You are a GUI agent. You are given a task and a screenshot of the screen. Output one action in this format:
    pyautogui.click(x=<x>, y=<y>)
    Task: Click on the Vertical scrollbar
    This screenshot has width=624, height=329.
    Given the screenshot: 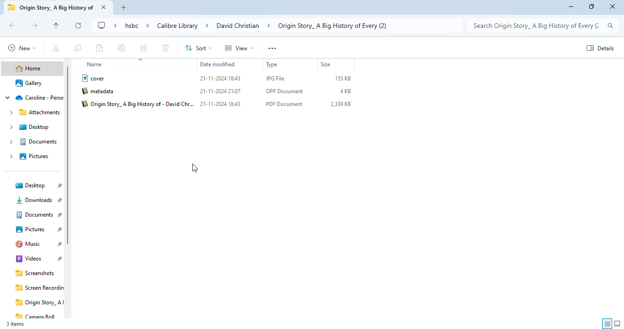 What is the action you would take?
    pyautogui.click(x=69, y=155)
    